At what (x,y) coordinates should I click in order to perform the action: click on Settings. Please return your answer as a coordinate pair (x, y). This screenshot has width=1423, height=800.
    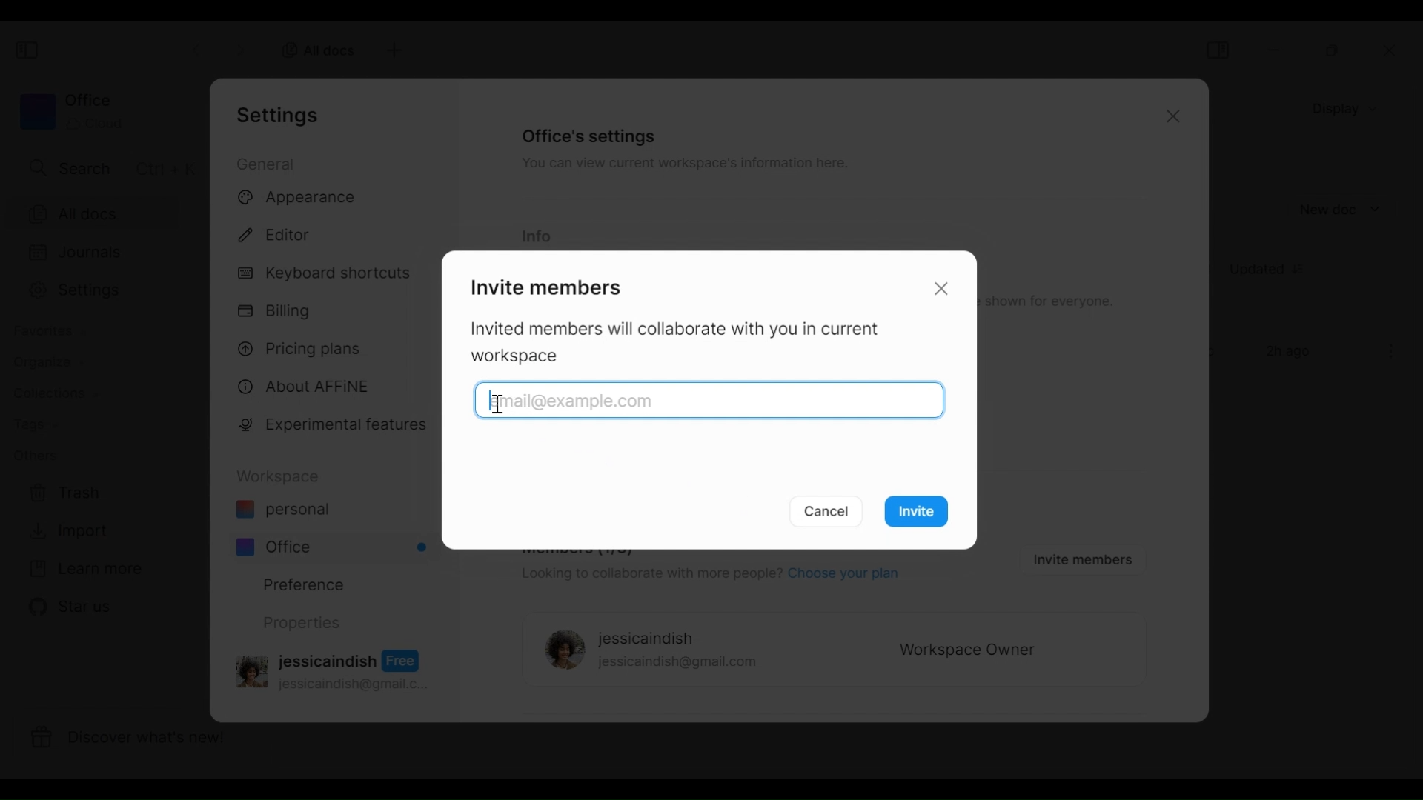
    Looking at the image, I should click on (102, 290).